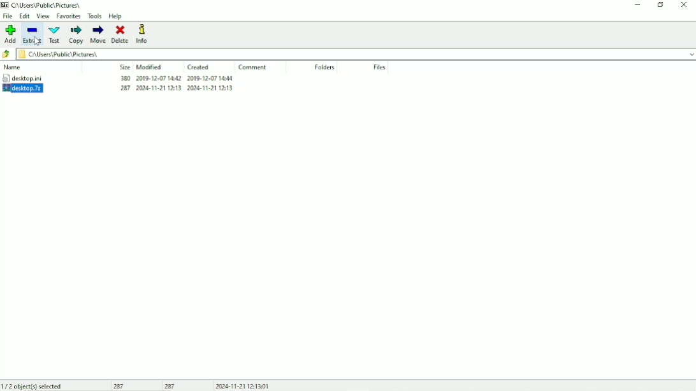 This screenshot has width=696, height=391. Describe the element at coordinates (244, 386) in the screenshot. I see `Date and Time` at that location.